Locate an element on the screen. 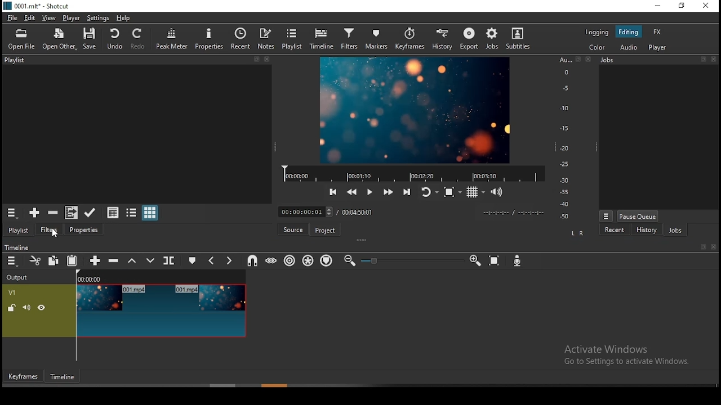  recent is located at coordinates (241, 38).